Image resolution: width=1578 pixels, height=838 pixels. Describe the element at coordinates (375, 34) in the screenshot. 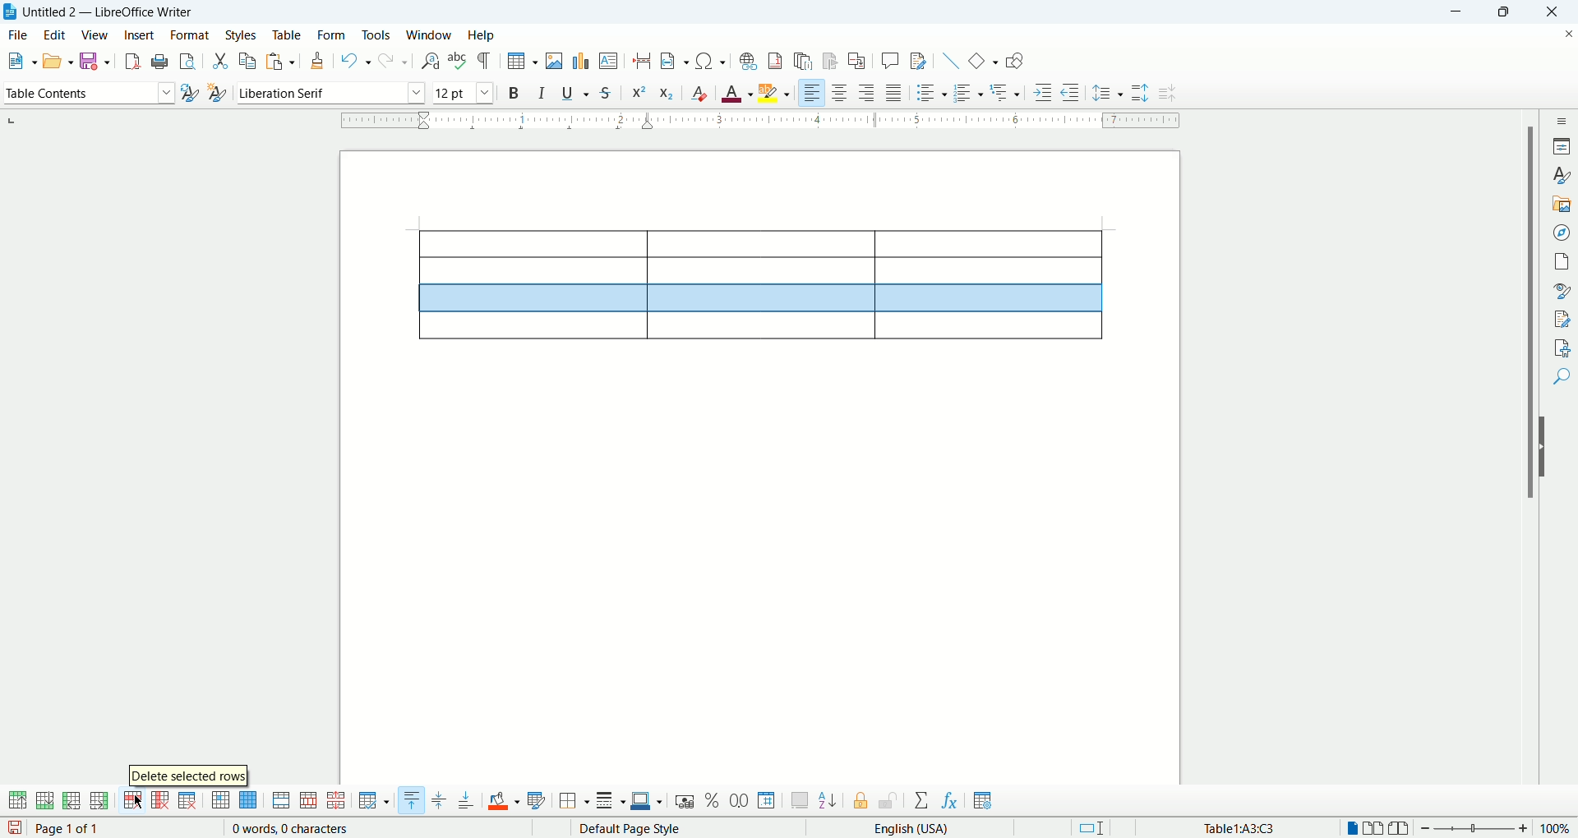

I see `tools` at that location.